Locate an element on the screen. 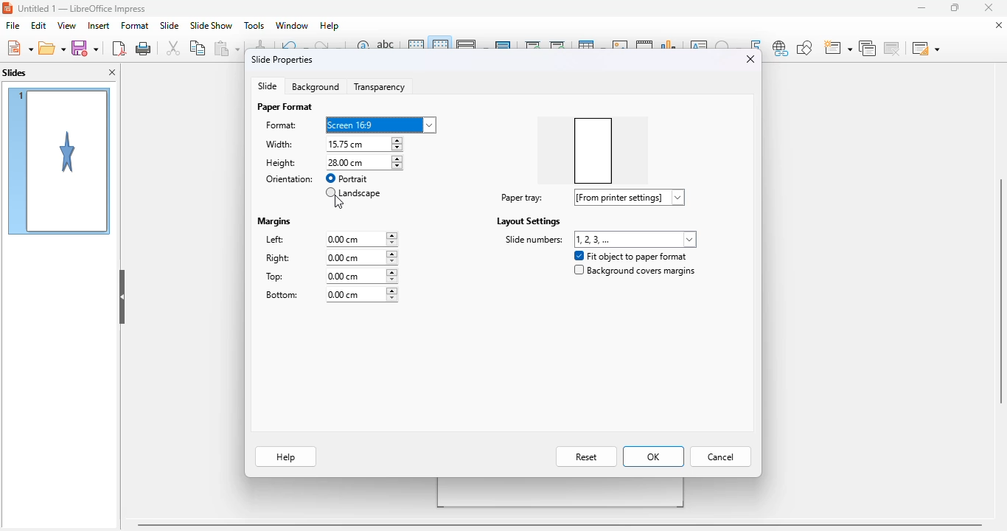 This screenshot has height=531, width=1007. file is located at coordinates (13, 25).